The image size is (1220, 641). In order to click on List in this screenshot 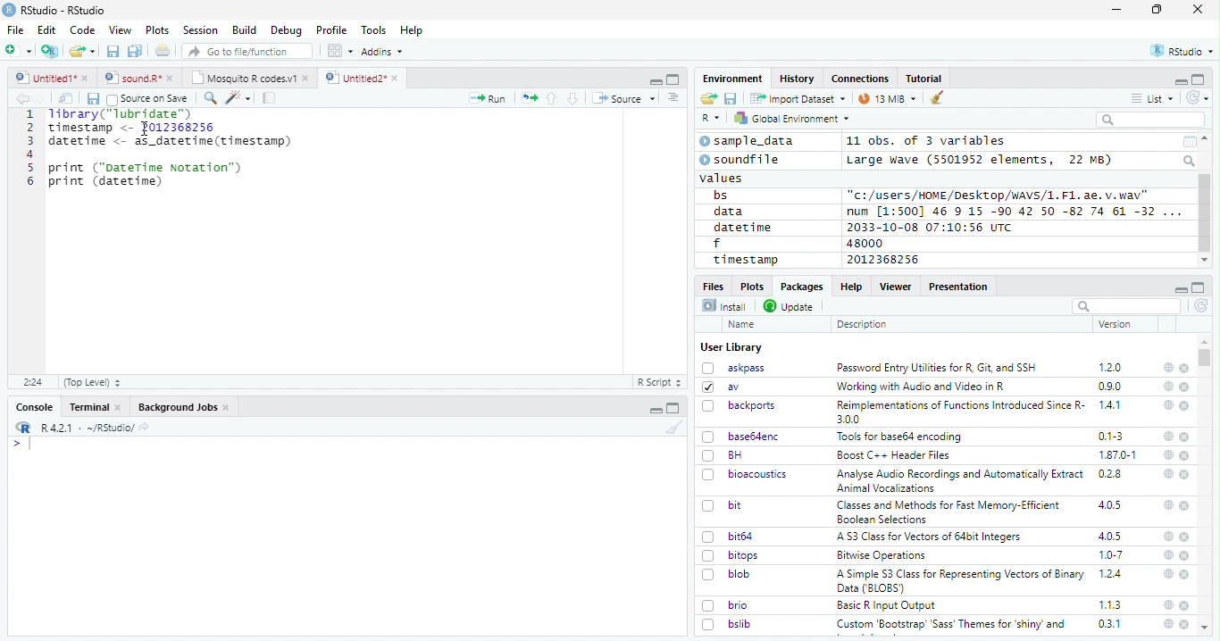, I will do `click(1153, 99)`.